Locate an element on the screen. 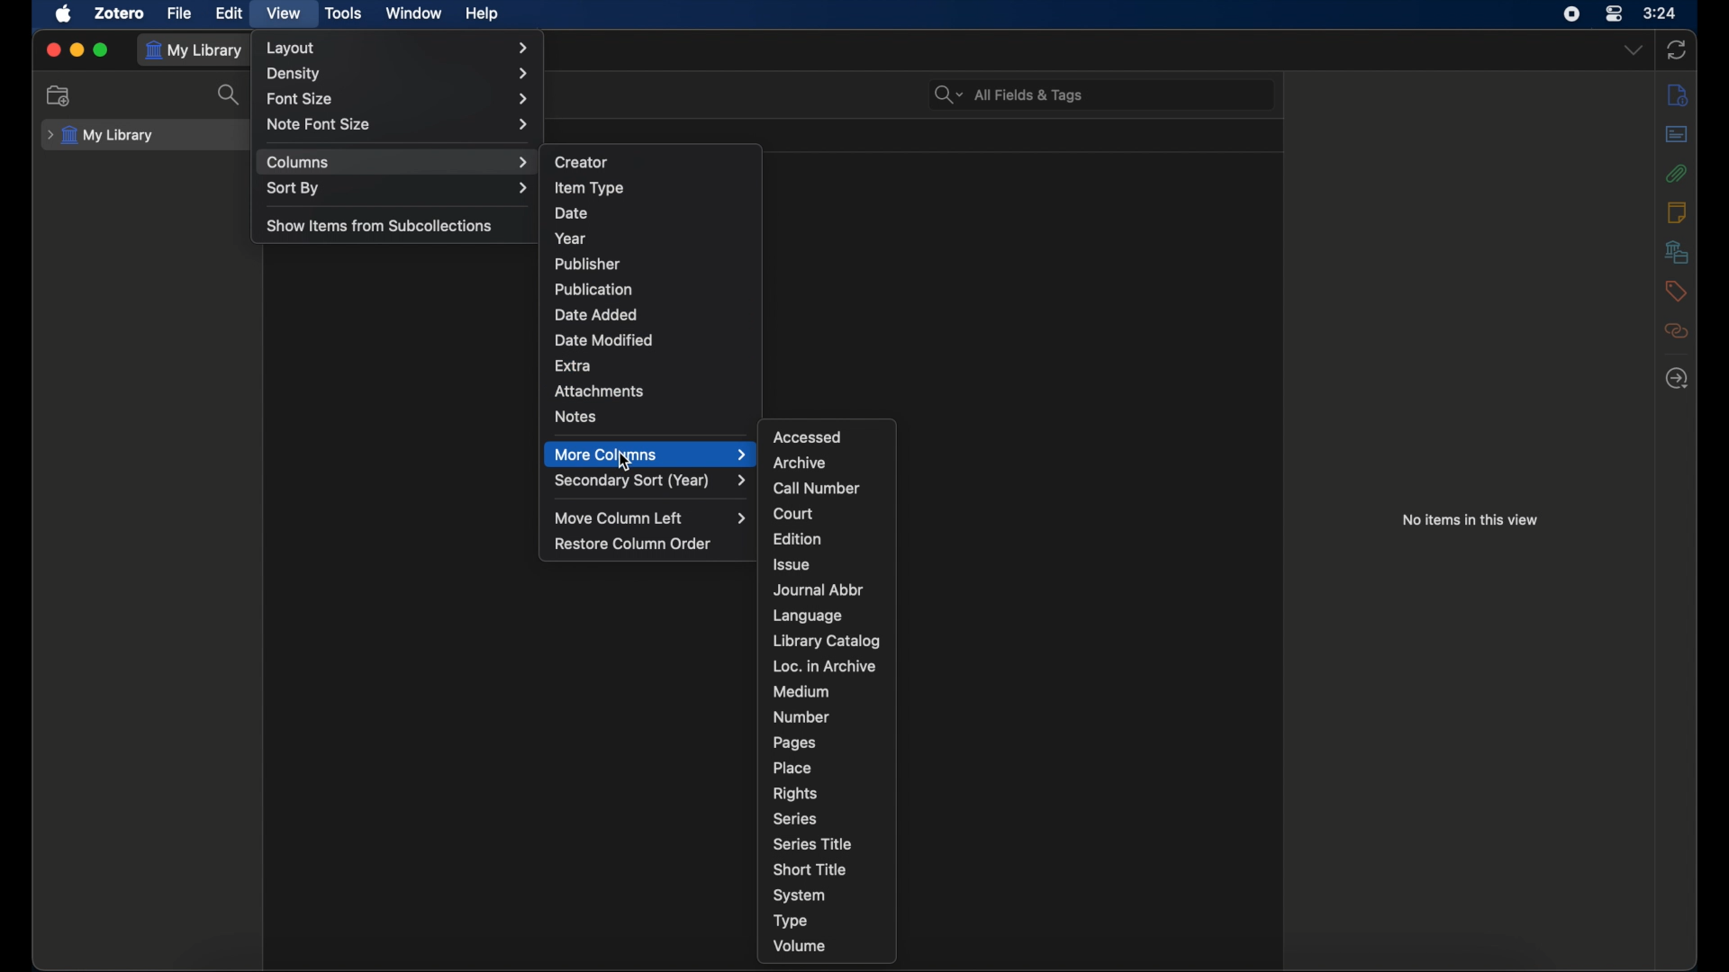  new collection is located at coordinates (60, 96).